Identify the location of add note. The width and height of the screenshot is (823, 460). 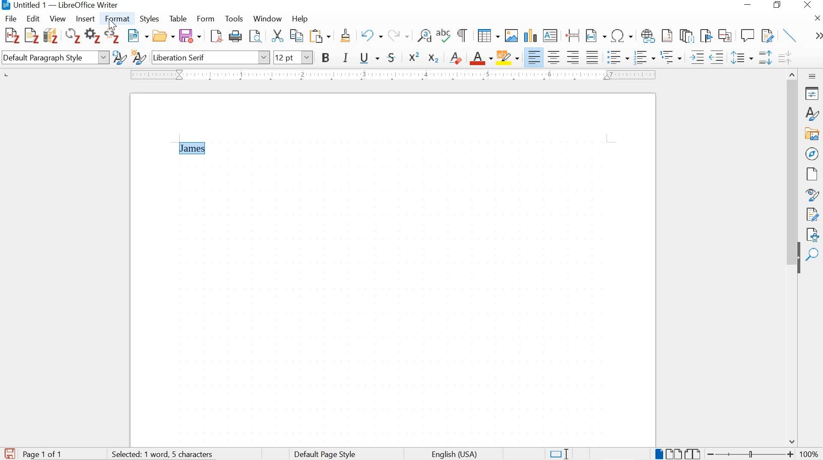
(32, 35).